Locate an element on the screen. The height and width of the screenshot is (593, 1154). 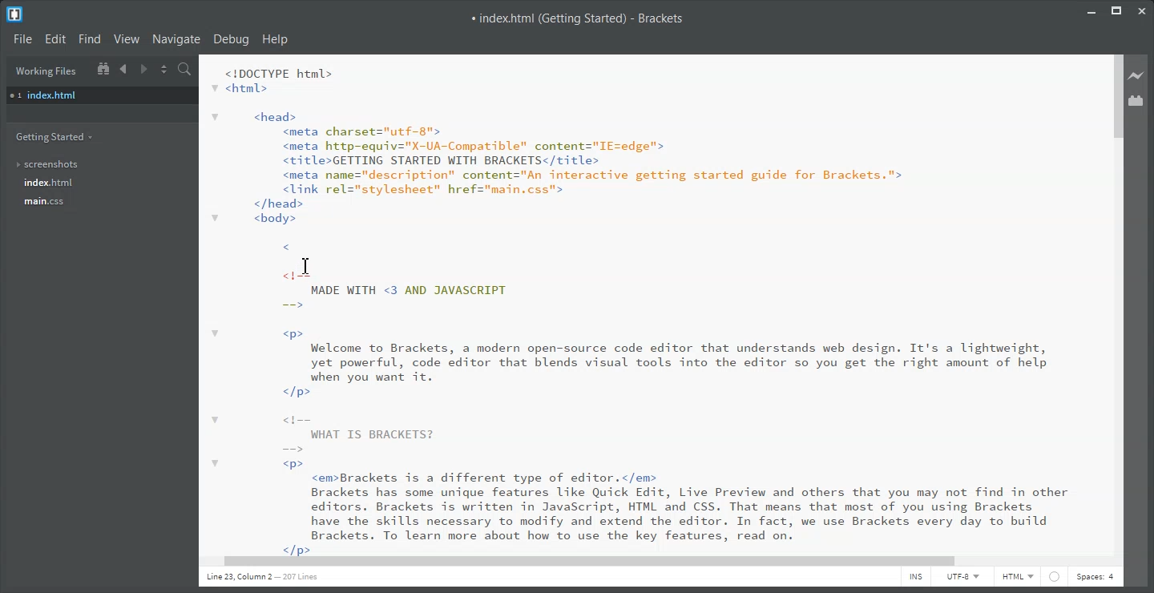
Working Files is located at coordinates (46, 71).